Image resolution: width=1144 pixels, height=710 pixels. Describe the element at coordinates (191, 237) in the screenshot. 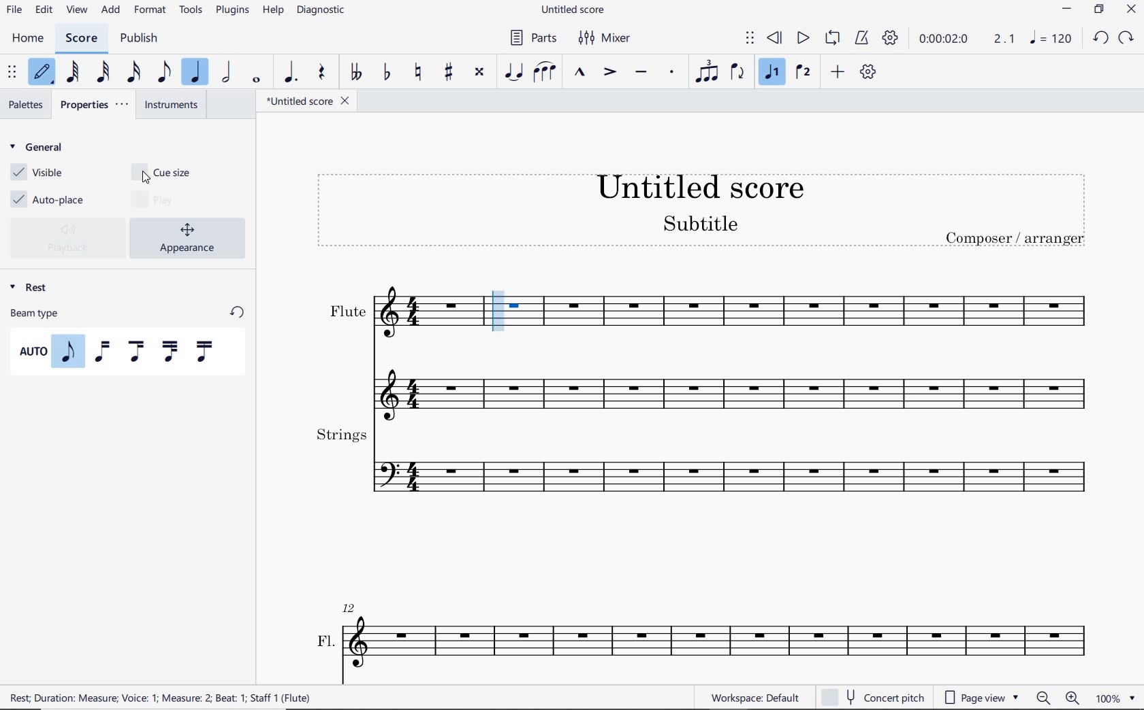

I see `APPEARANCE` at that location.